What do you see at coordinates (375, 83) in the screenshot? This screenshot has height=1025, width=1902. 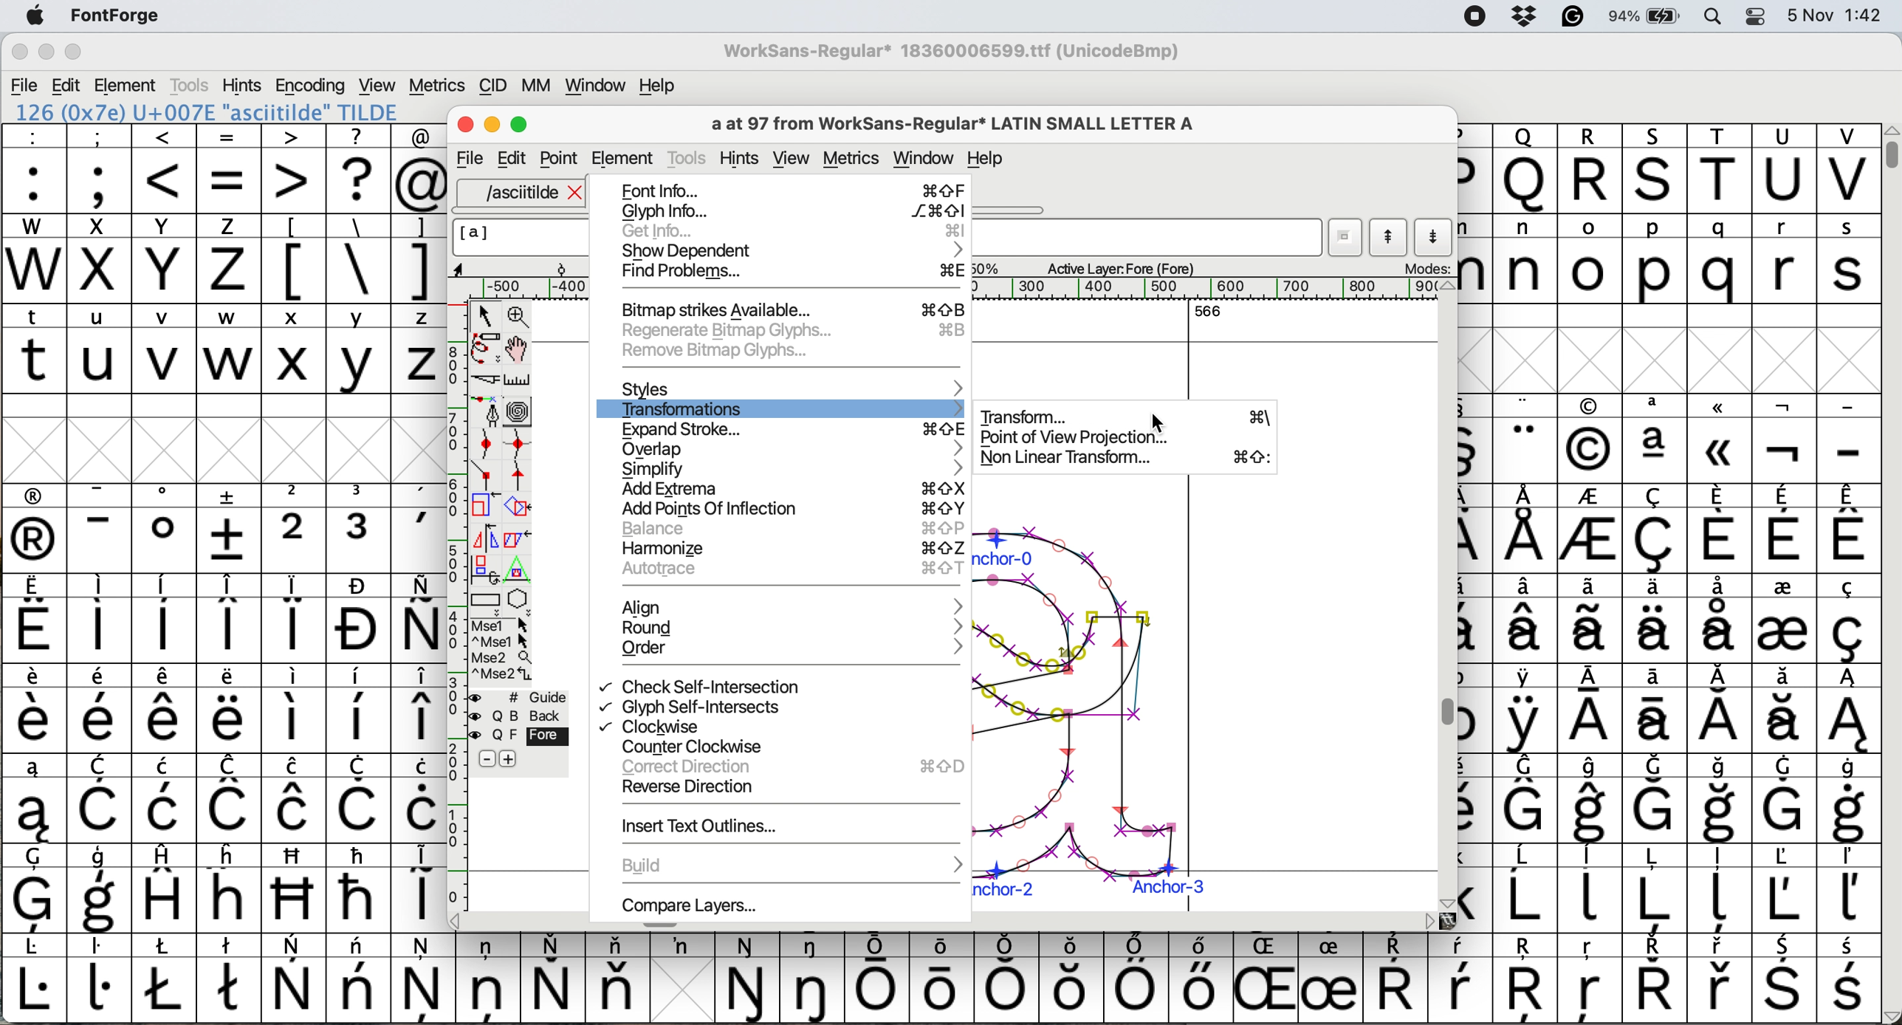 I see `view` at bounding box center [375, 83].